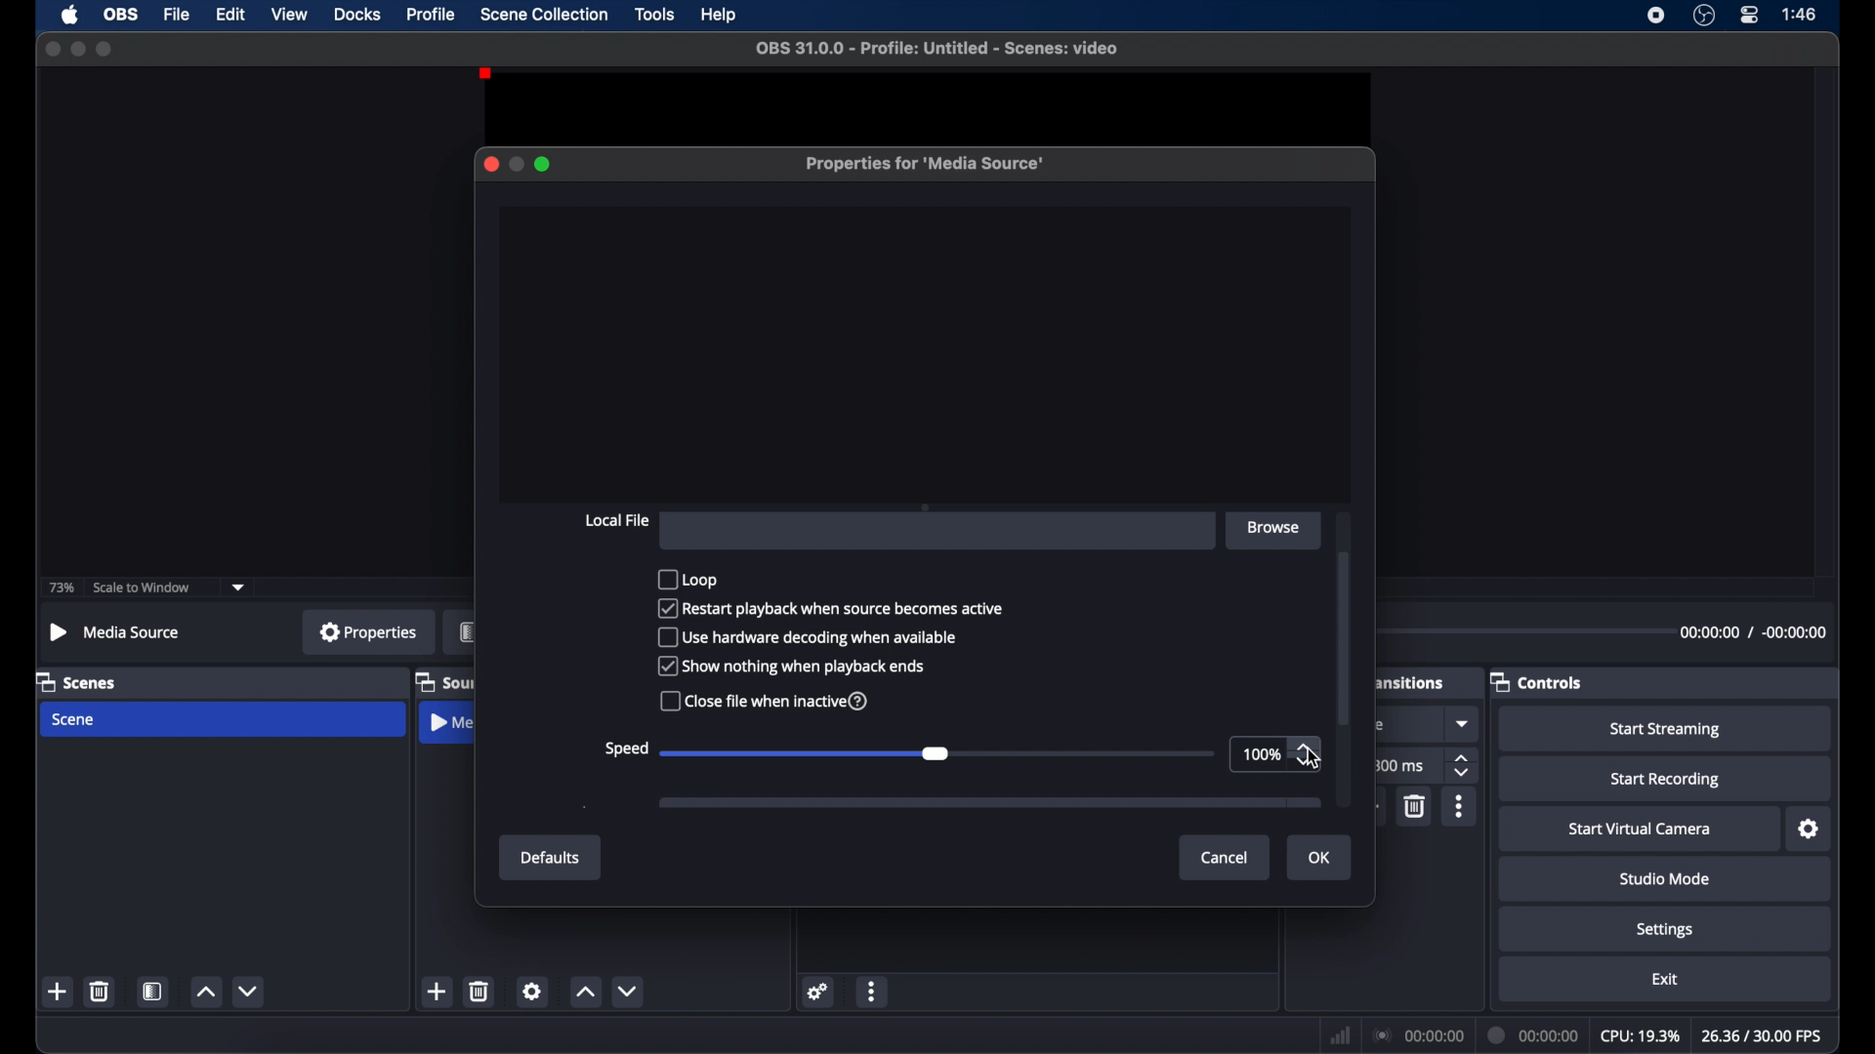 Image resolution: width=1875 pixels, height=1054 pixels. What do you see at coordinates (72, 15) in the screenshot?
I see `apple icon` at bounding box center [72, 15].